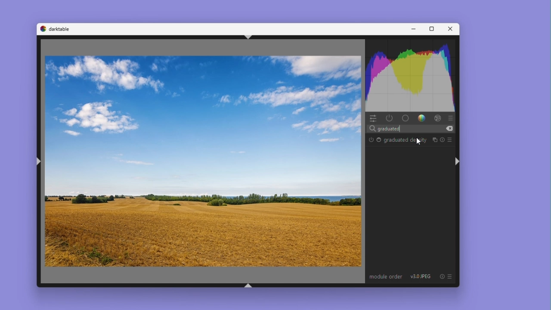 This screenshot has height=310, width=551. Describe the element at coordinates (405, 141) in the screenshot. I see `graduated density` at that location.